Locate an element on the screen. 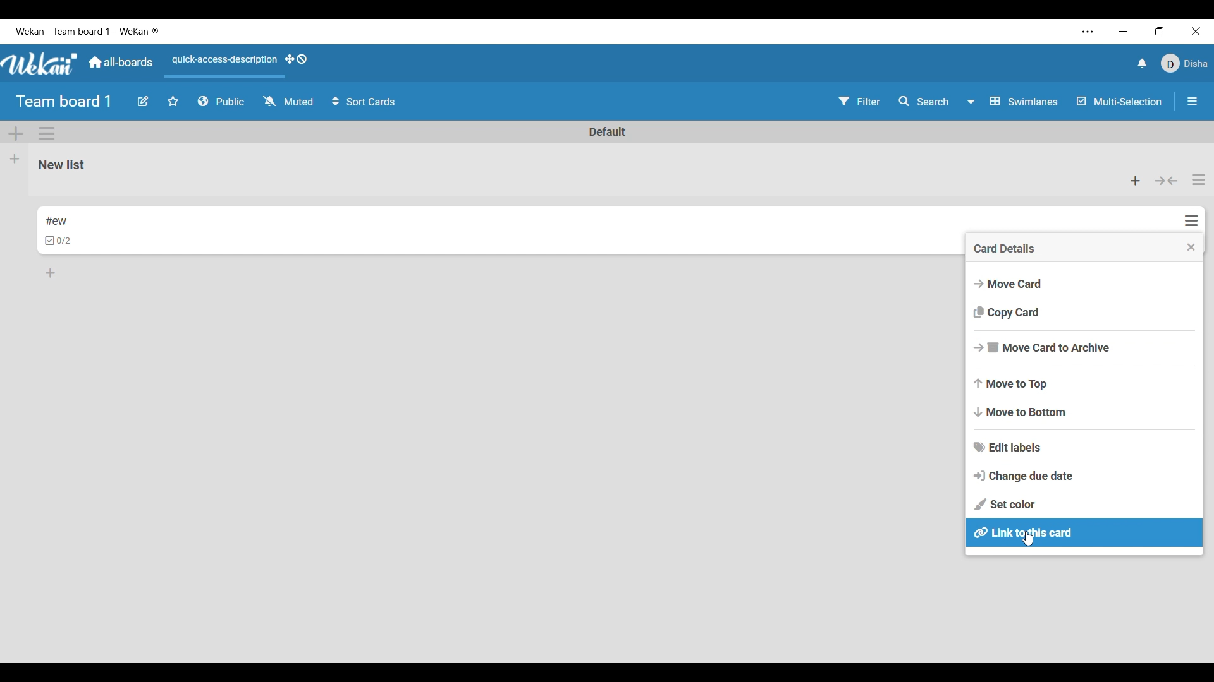  Add list is located at coordinates (15, 159).